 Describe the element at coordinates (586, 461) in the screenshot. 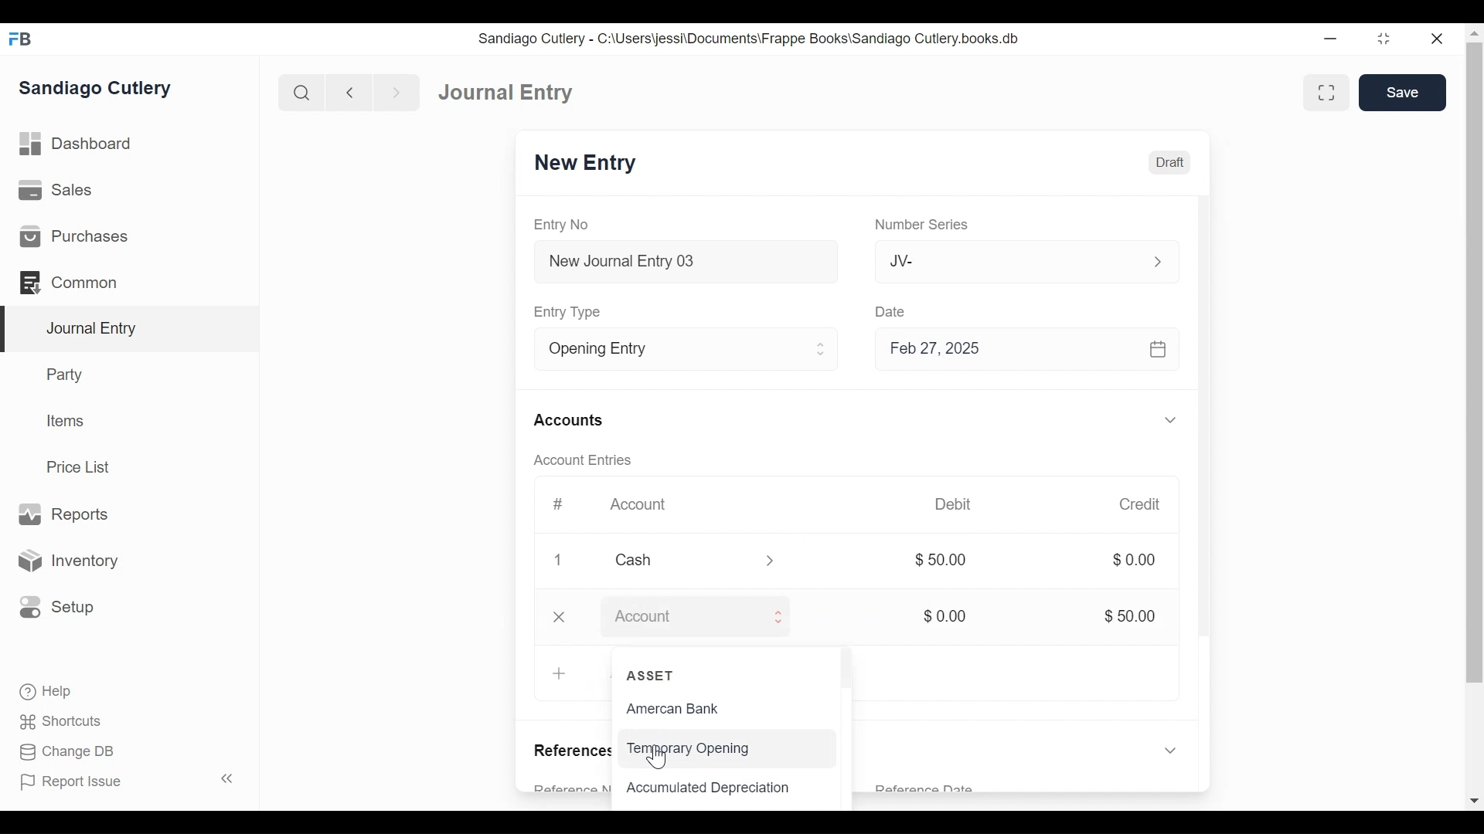

I see `Account Entries` at that location.